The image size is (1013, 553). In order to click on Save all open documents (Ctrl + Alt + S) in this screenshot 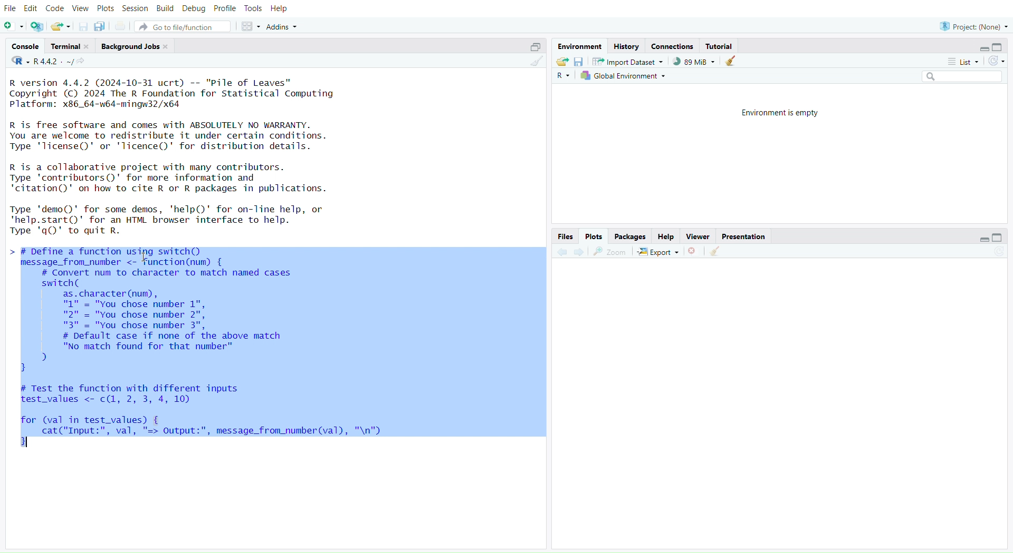, I will do `click(103, 26)`.